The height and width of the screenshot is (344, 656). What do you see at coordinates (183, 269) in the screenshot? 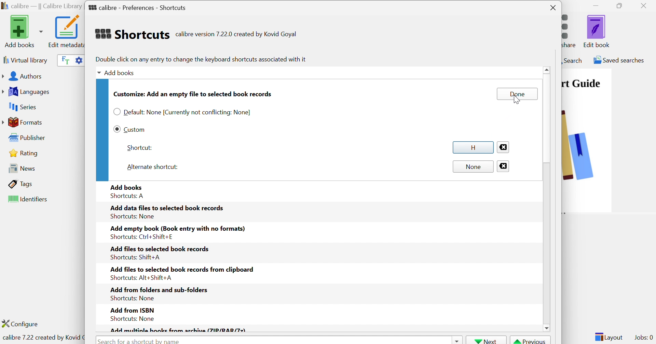
I see `Add files to selected book records from clipboard` at bounding box center [183, 269].